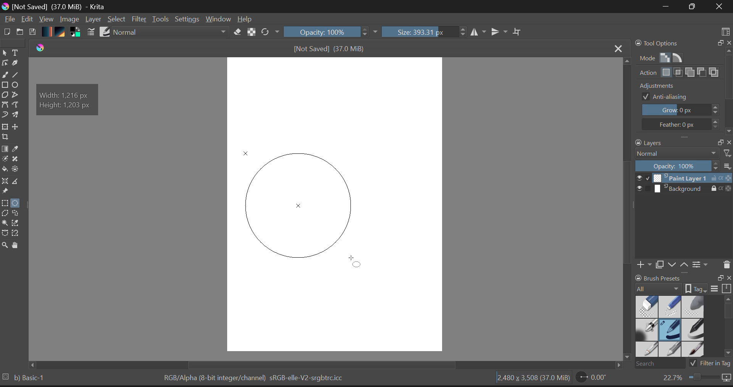 The image size is (733, 387). What do you see at coordinates (18, 76) in the screenshot?
I see `Line` at bounding box center [18, 76].